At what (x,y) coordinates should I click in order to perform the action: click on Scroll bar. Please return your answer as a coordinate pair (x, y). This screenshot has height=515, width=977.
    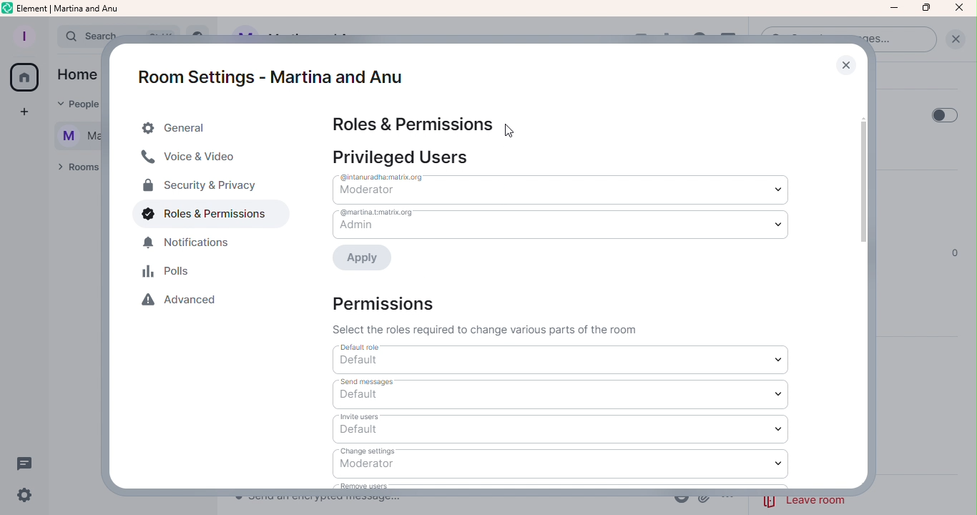
    Looking at the image, I should click on (868, 283).